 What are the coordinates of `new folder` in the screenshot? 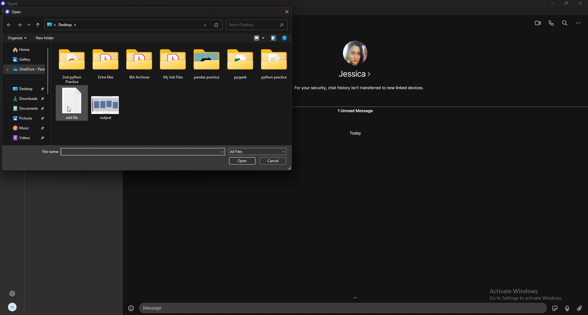 It's located at (46, 38).